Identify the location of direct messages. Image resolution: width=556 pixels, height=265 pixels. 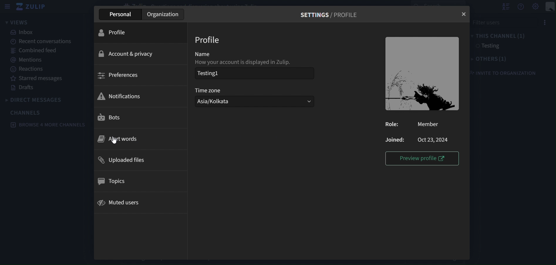
(36, 99).